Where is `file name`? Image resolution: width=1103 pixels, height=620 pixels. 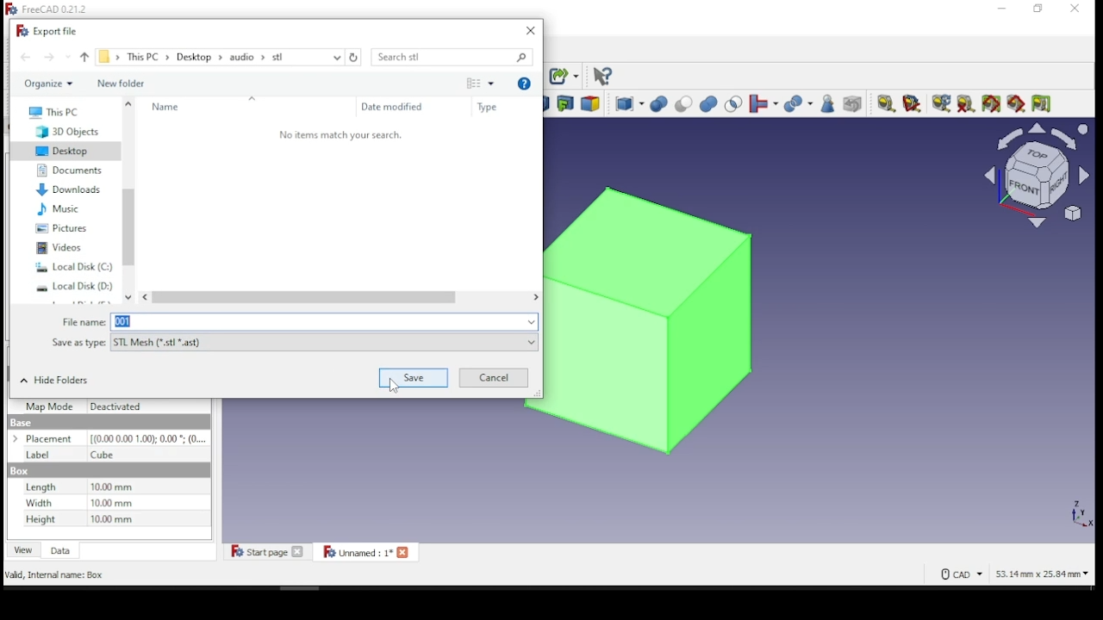 file name is located at coordinates (299, 319).